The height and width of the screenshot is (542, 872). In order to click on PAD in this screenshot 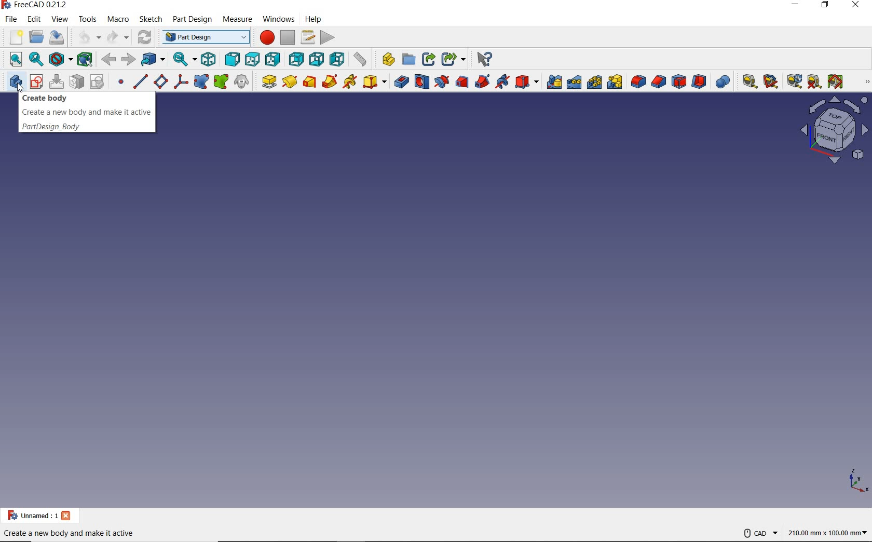, I will do `click(266, 82)`.